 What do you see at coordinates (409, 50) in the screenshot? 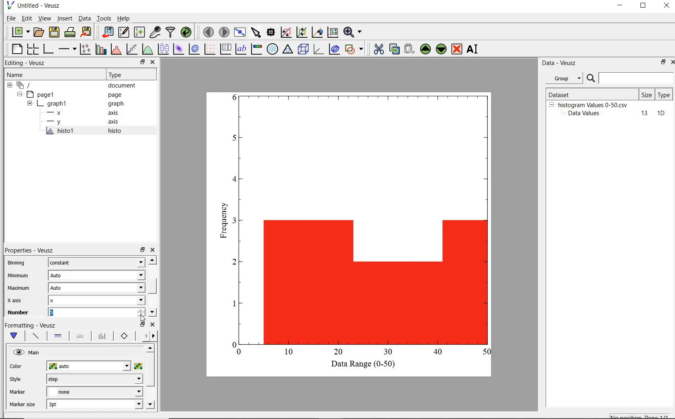
I see `paste the selected widget` at bounding box center [409, 50].